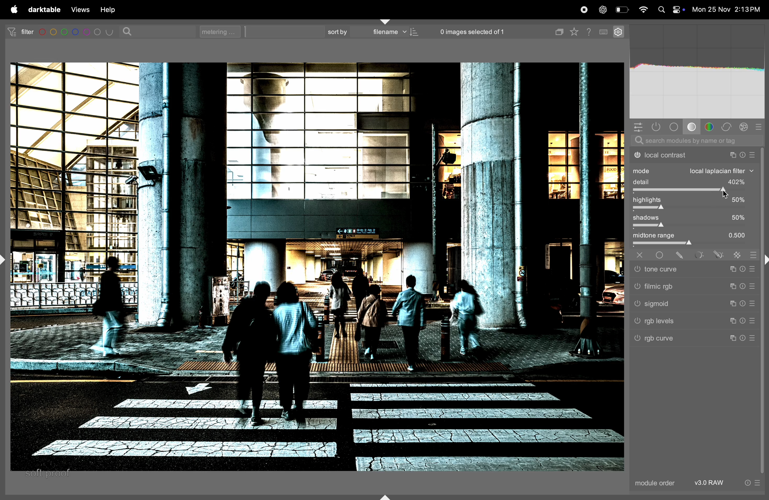  What do you see at coordinates (675, 126) in the screenshot?
I see `tone` at bounding box center [675, 126].